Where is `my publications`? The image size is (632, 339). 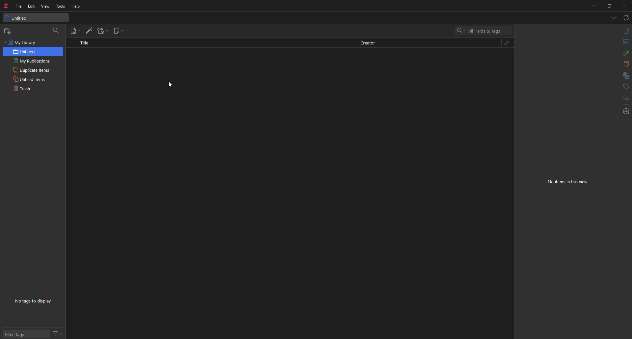 my publications is located at coordinates (31, 61).